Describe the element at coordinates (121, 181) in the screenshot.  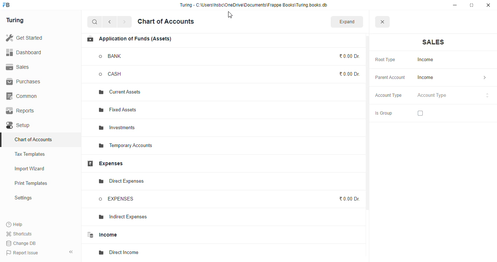
I see `direct expenses` at that location.